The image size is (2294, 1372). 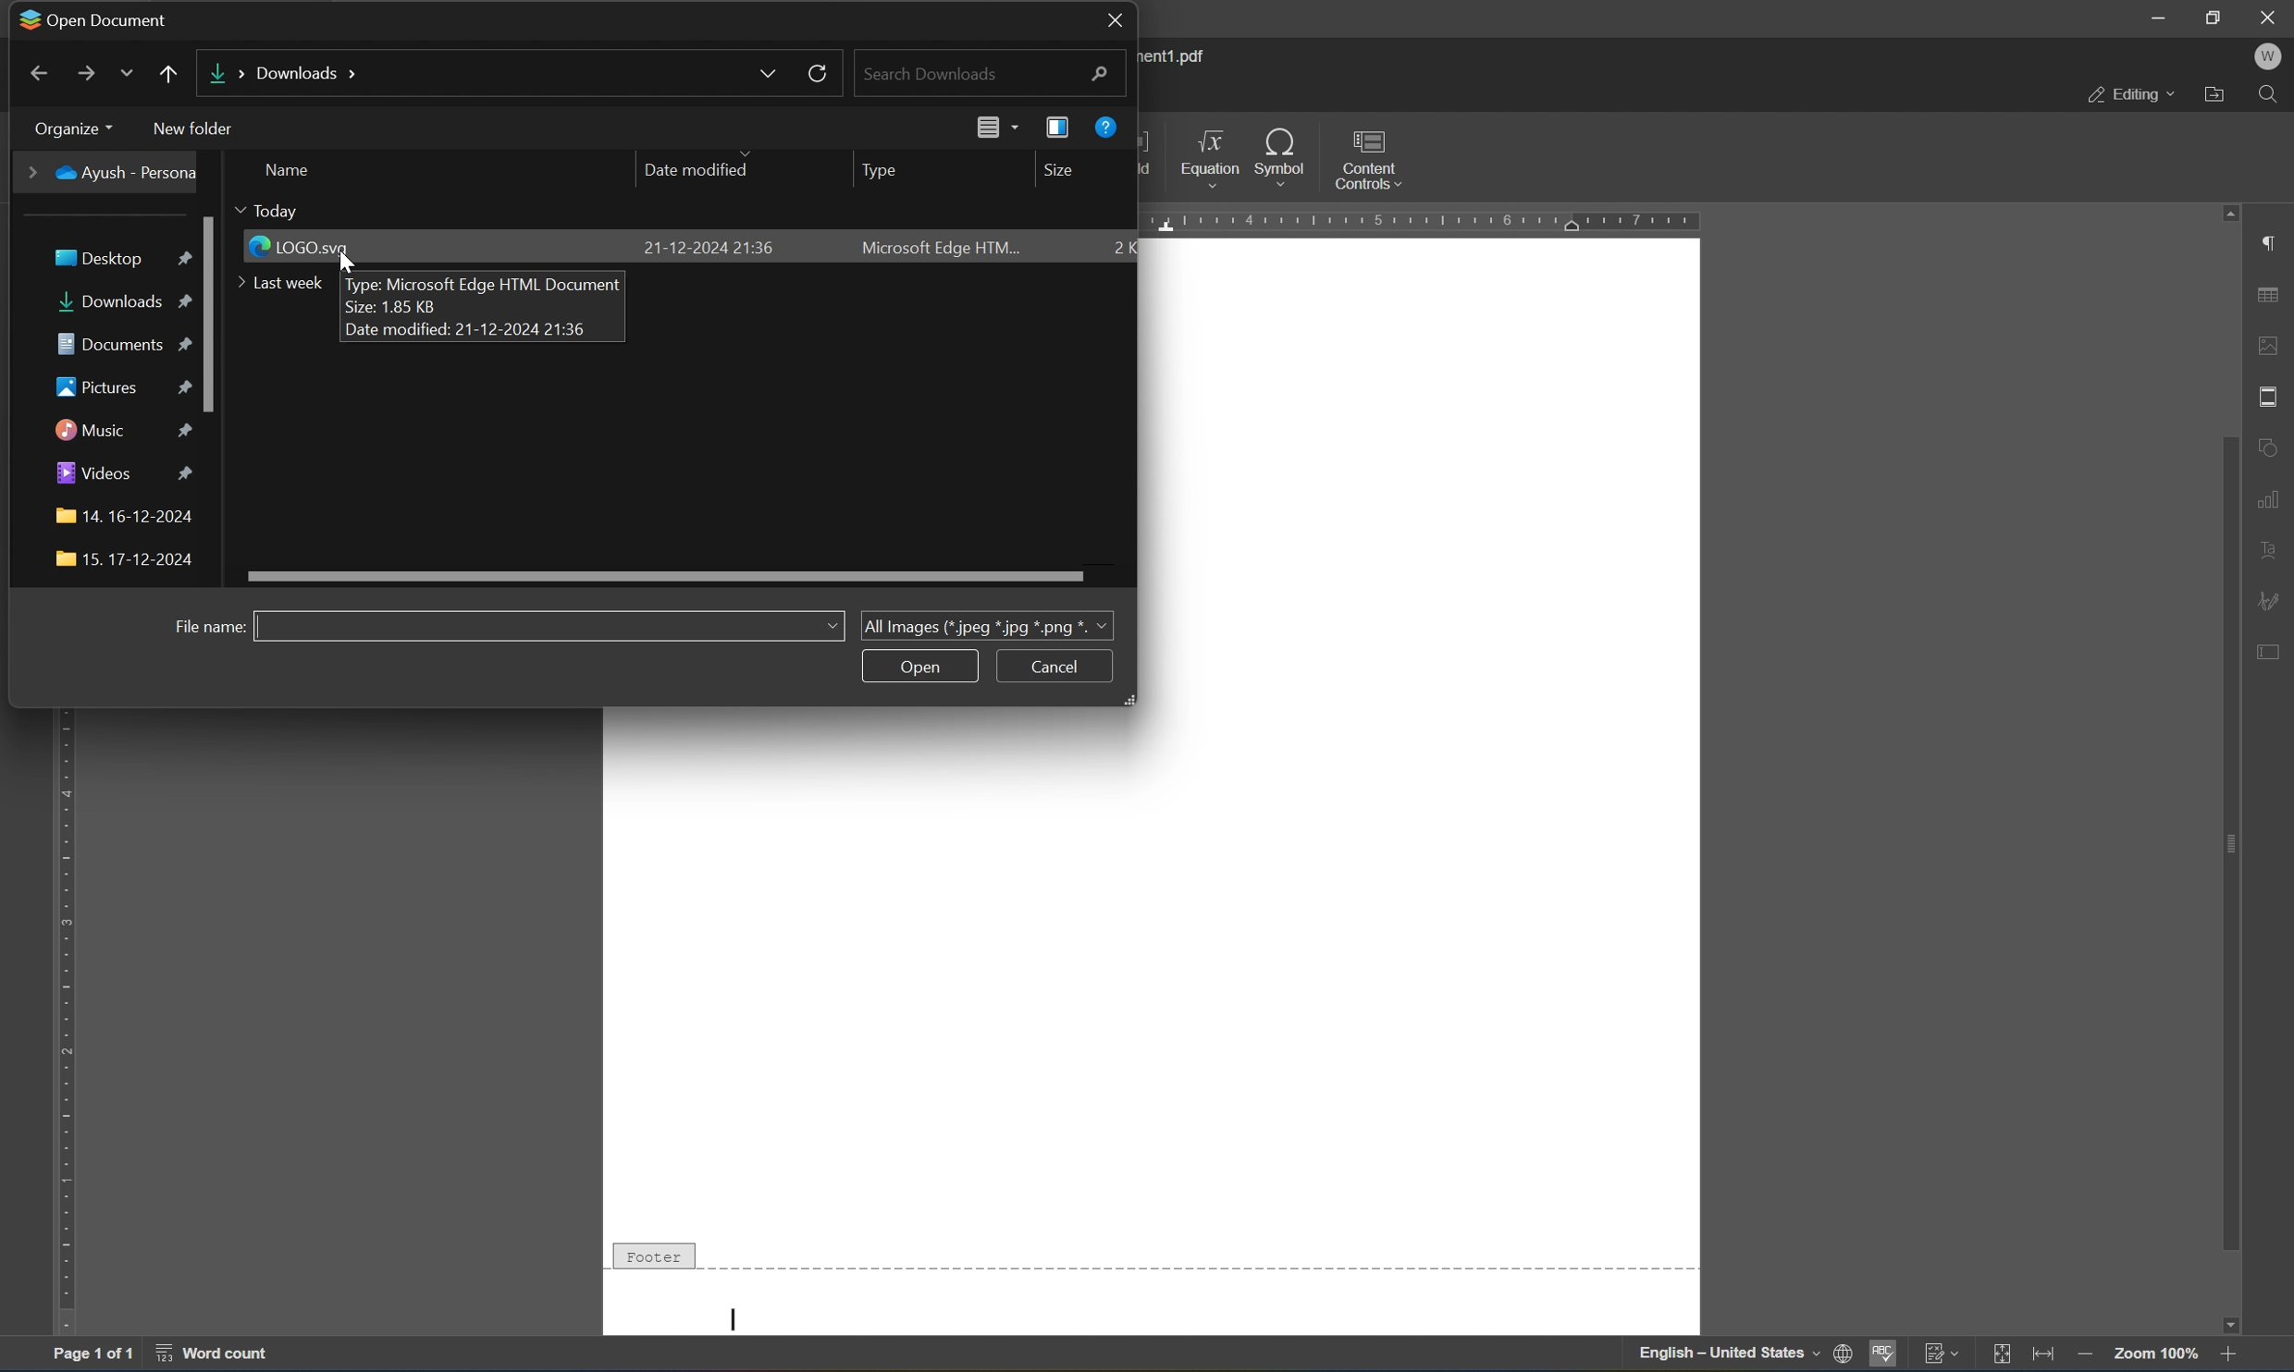 What do you see at coordinates (2276, 659) in the screenshot?
I see `form settings` at bounding box center [2276, 659].